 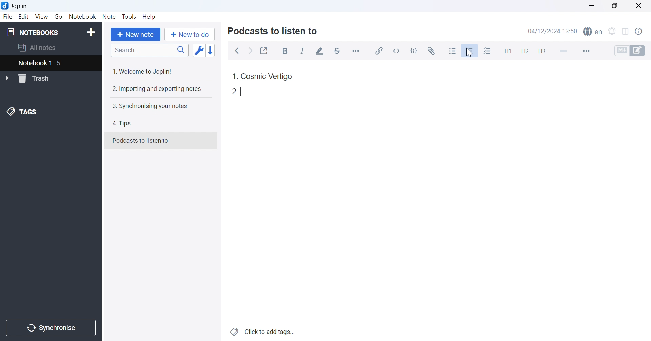 I want to click on 2., so click(x=233, y=92).